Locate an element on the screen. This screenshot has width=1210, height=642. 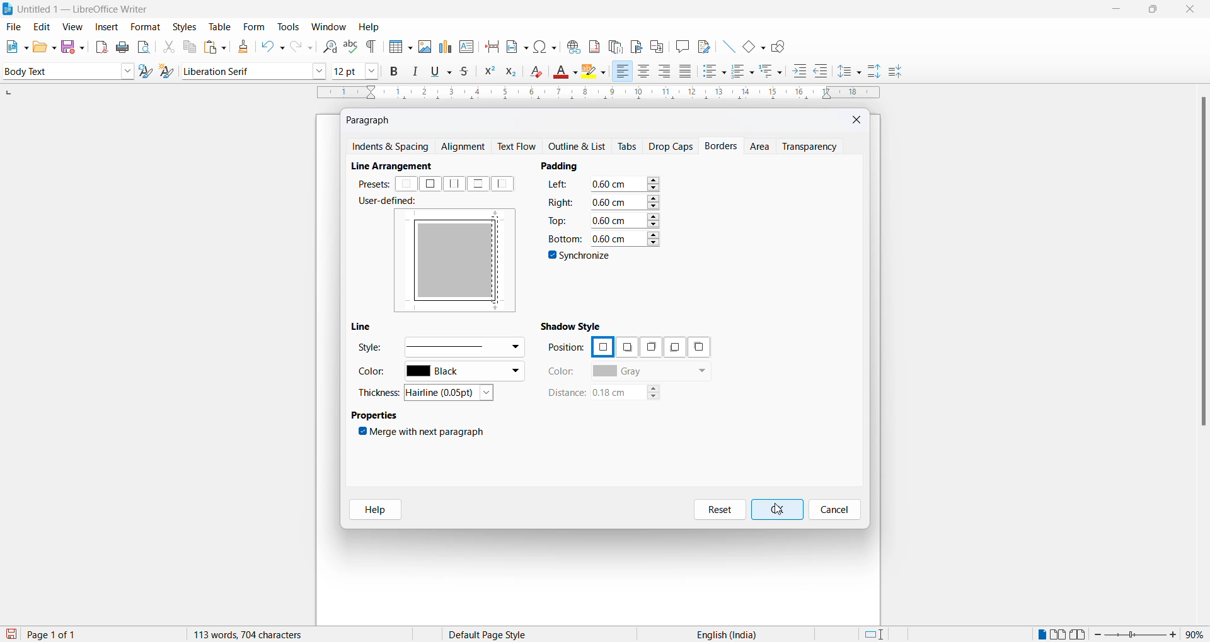
none is located at coordinates (407, 184).